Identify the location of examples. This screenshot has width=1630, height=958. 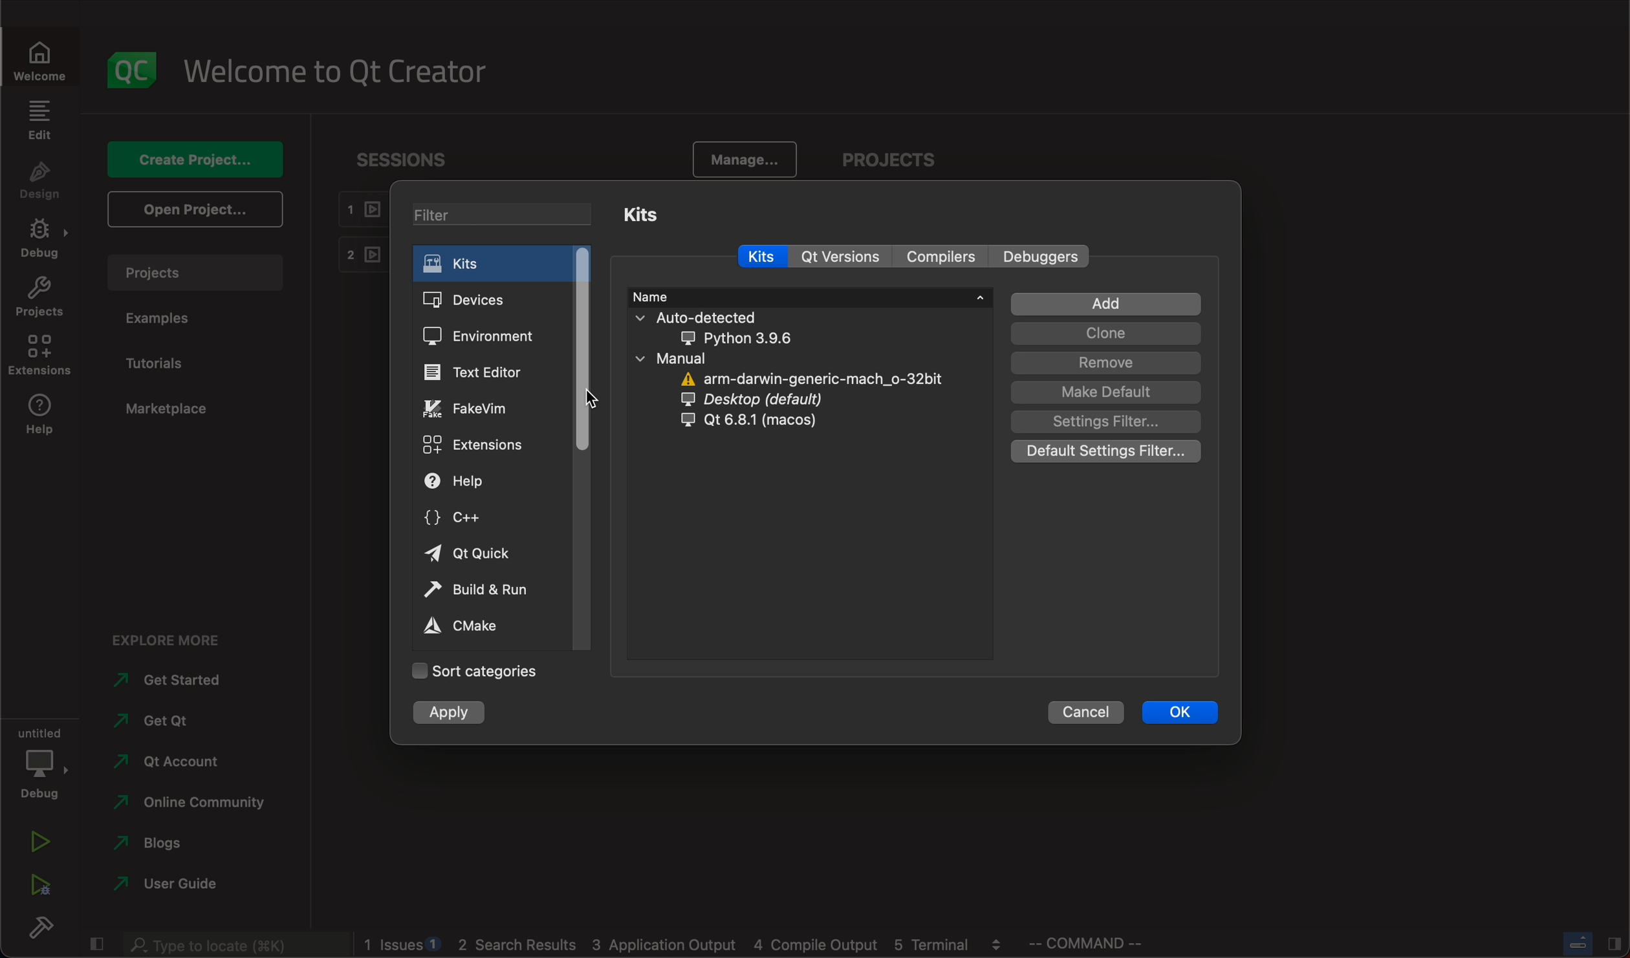
(162, 321).